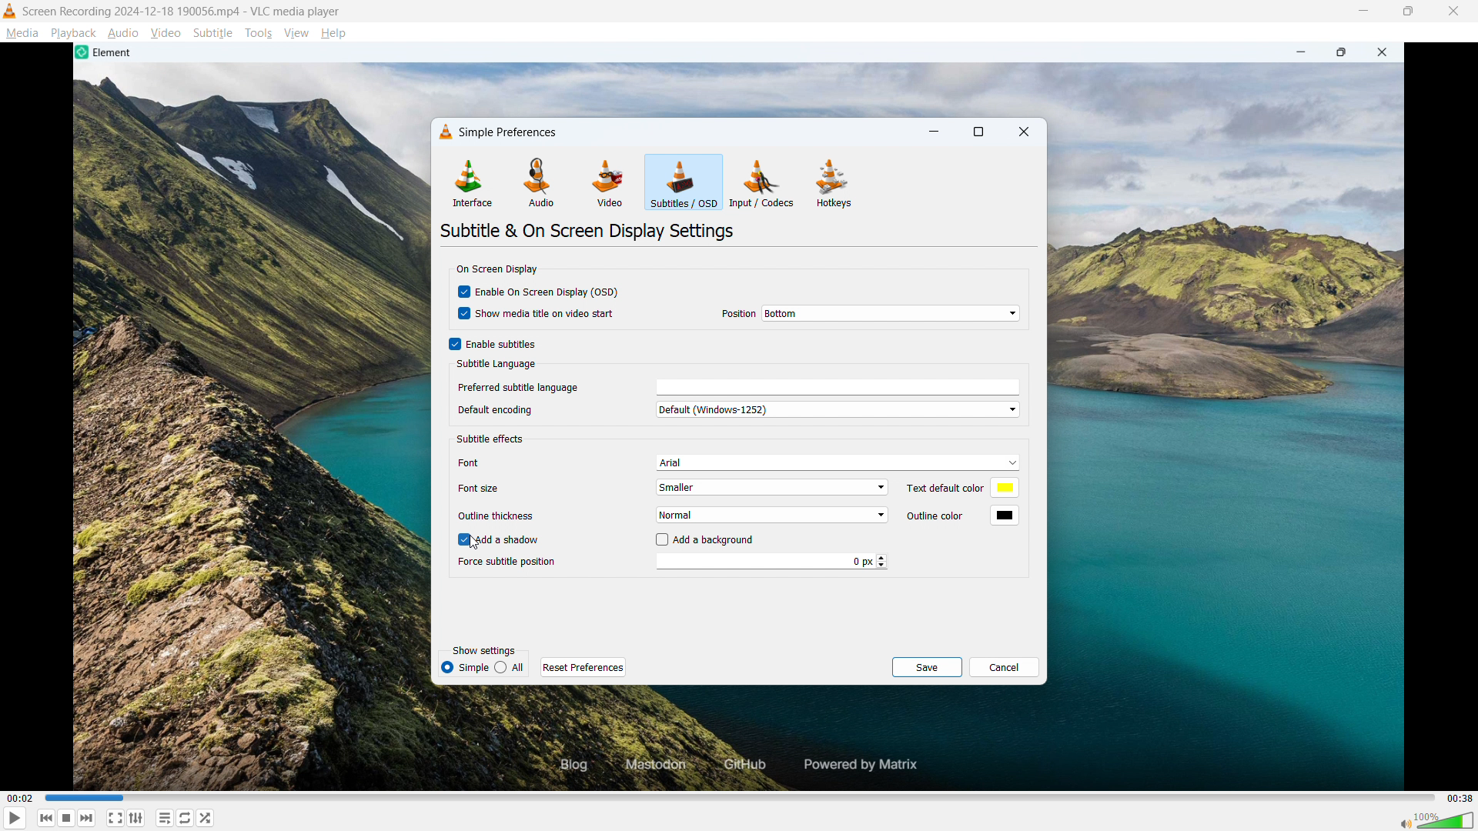  Describe the element at coordinates (182, 11) in the screenshot. I see `Screen Recording 2024-12-18 190056.mp4 - VLC media player` at that location.